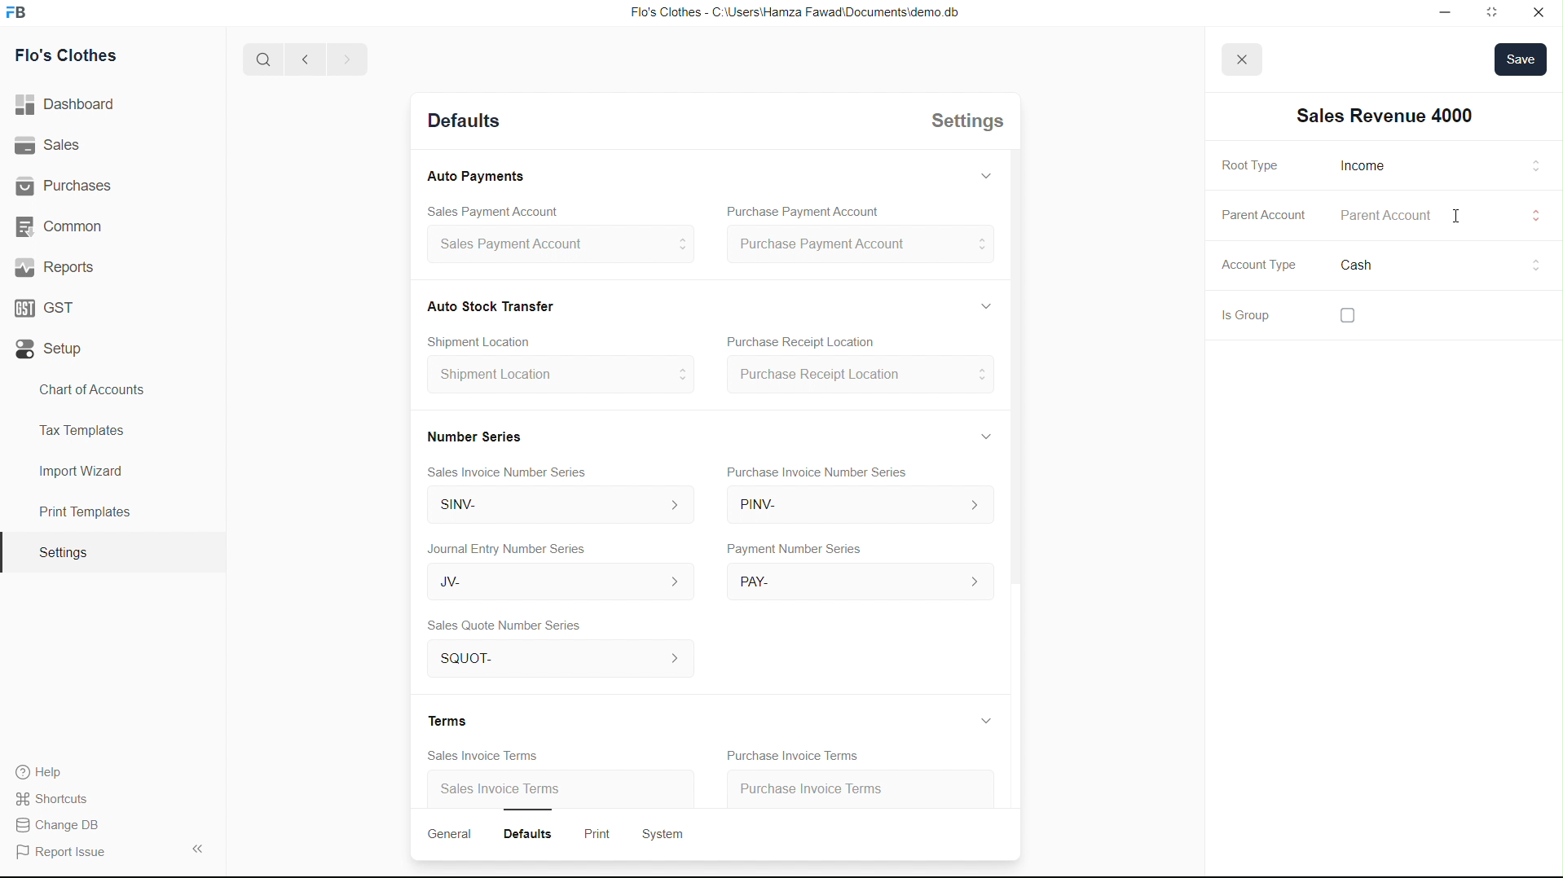 The width and height of the screenshot is (1563, 878). What do you see at coordinates (793, 13) in the screenshot?
I see `Flo's Clothes - C:\Users\Hamza Fawad\Documents\demo db` at bounding box center [793, 13].